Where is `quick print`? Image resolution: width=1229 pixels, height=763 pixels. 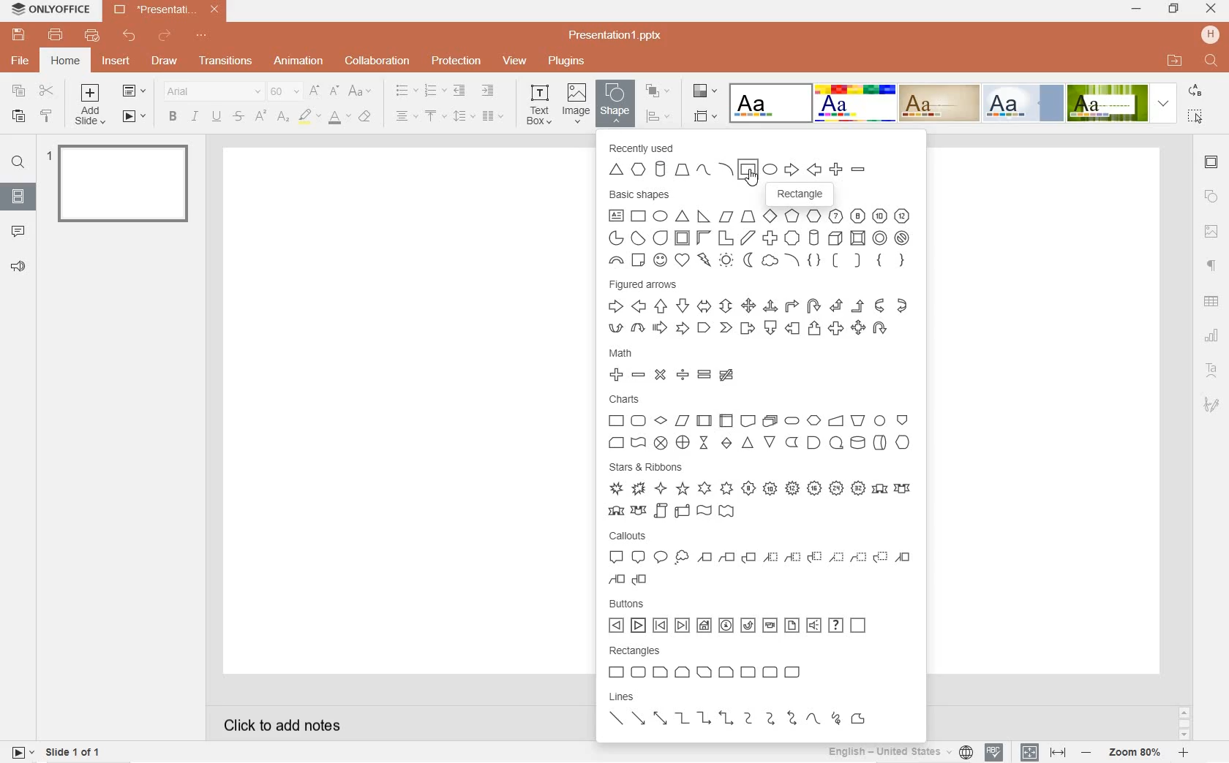
quick print is located at coordinates (91, 37).